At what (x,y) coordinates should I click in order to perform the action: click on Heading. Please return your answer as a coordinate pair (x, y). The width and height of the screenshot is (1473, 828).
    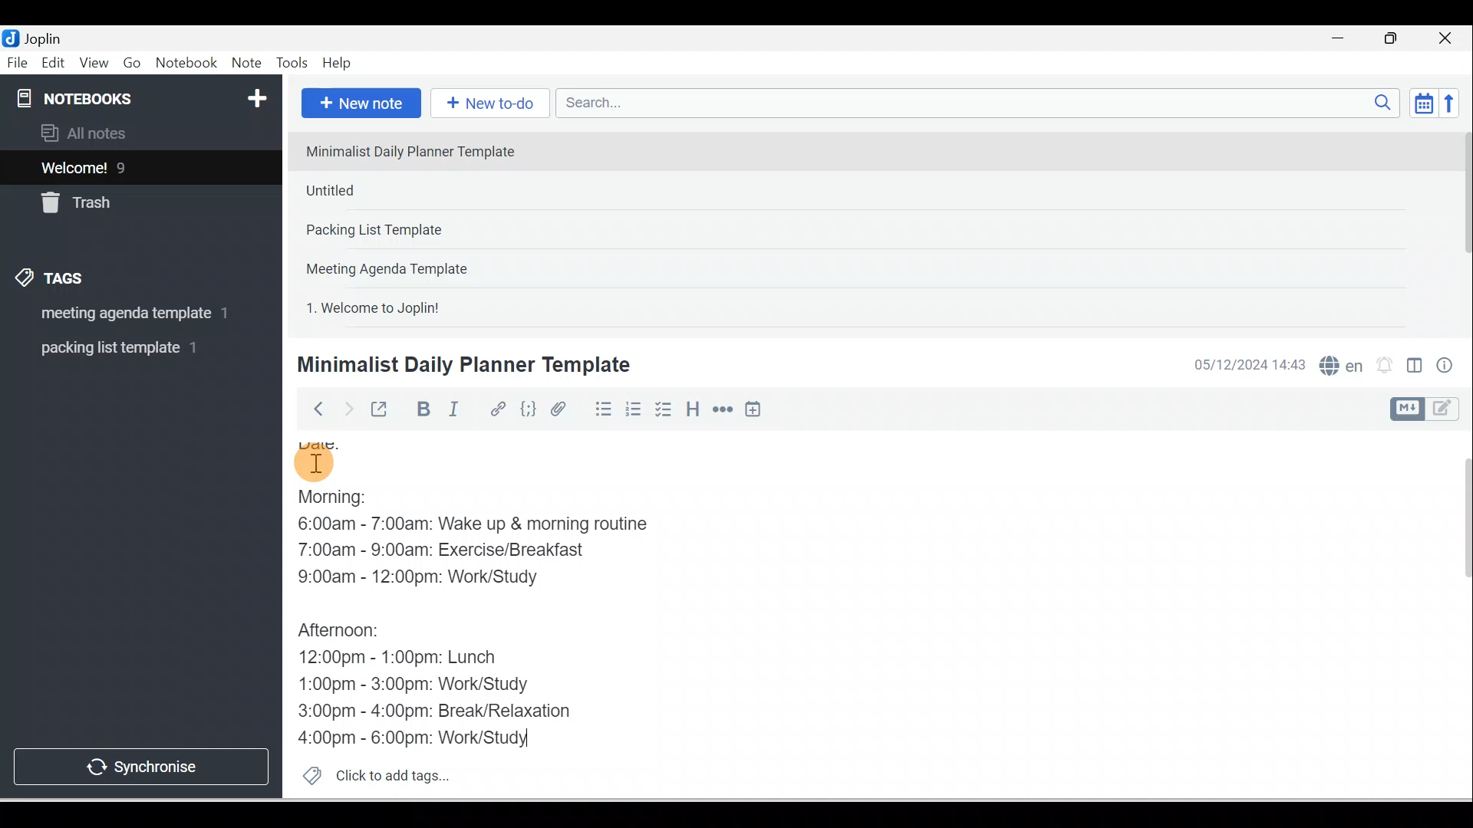
    Looking at the image, I should click on (692, 408).